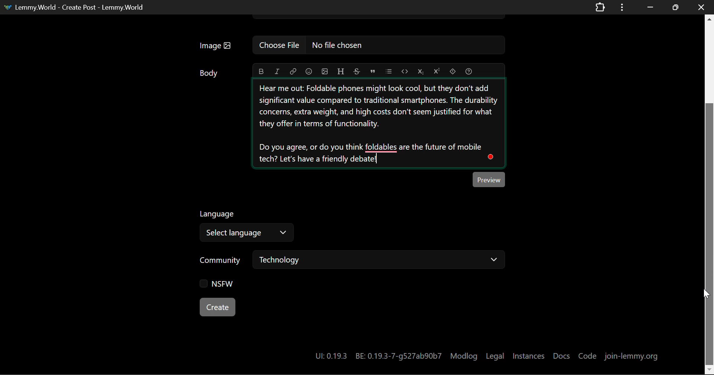  What do you see at coordinates (529, 354) in the screenshot?
I see `Instances` at bounding box center [529, 354].